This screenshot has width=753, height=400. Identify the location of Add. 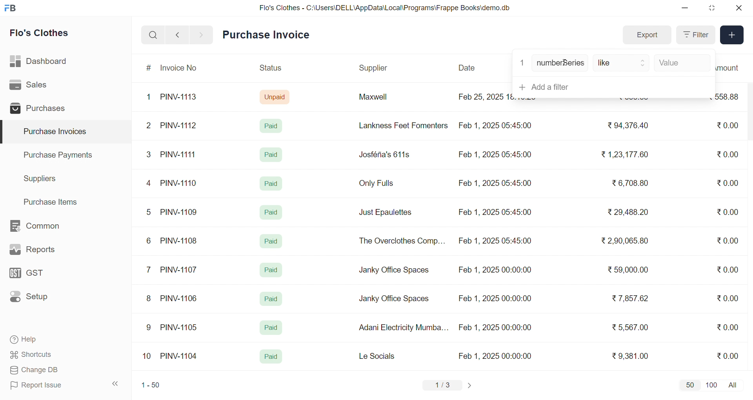
(732, 35).